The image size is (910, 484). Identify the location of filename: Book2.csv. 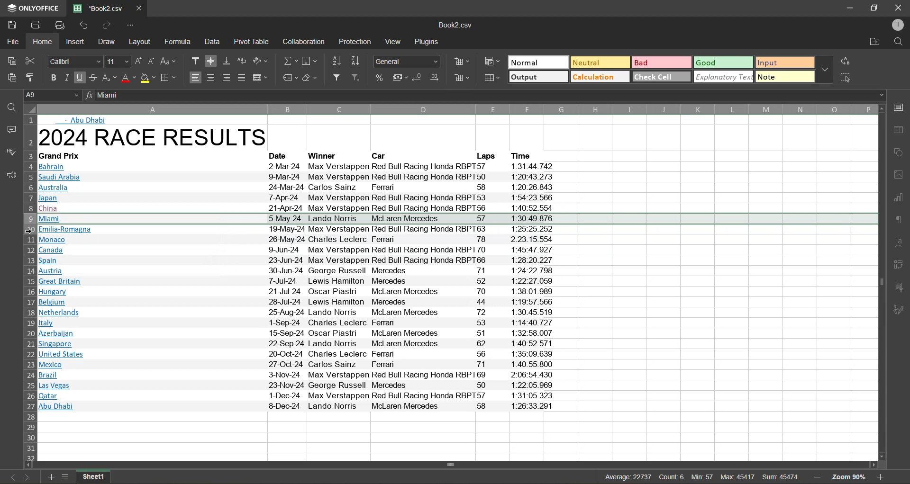
(100, 9).